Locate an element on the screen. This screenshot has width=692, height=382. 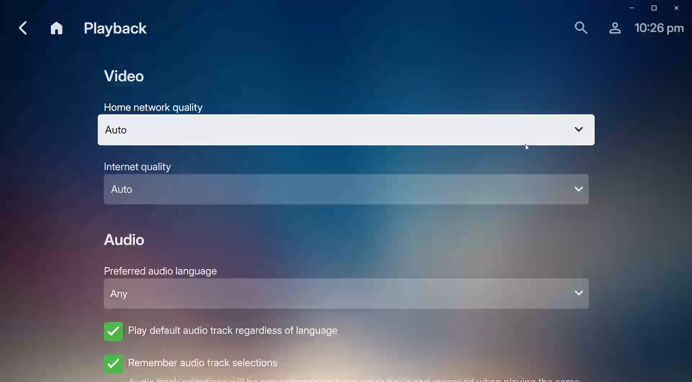
Internet Quality - Auto is located at coordinates (347, 186).